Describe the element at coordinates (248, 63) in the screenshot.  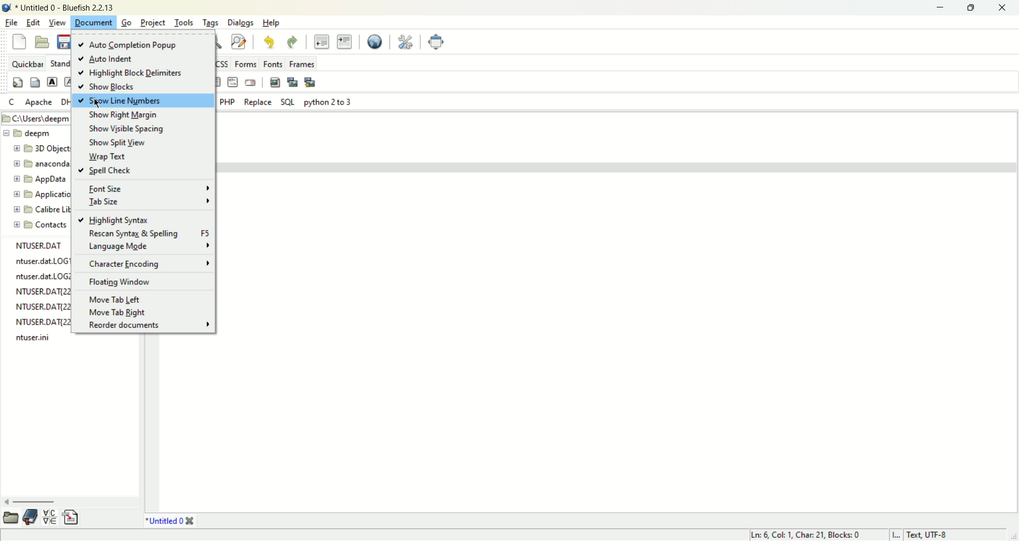
I see `forms` at that location.